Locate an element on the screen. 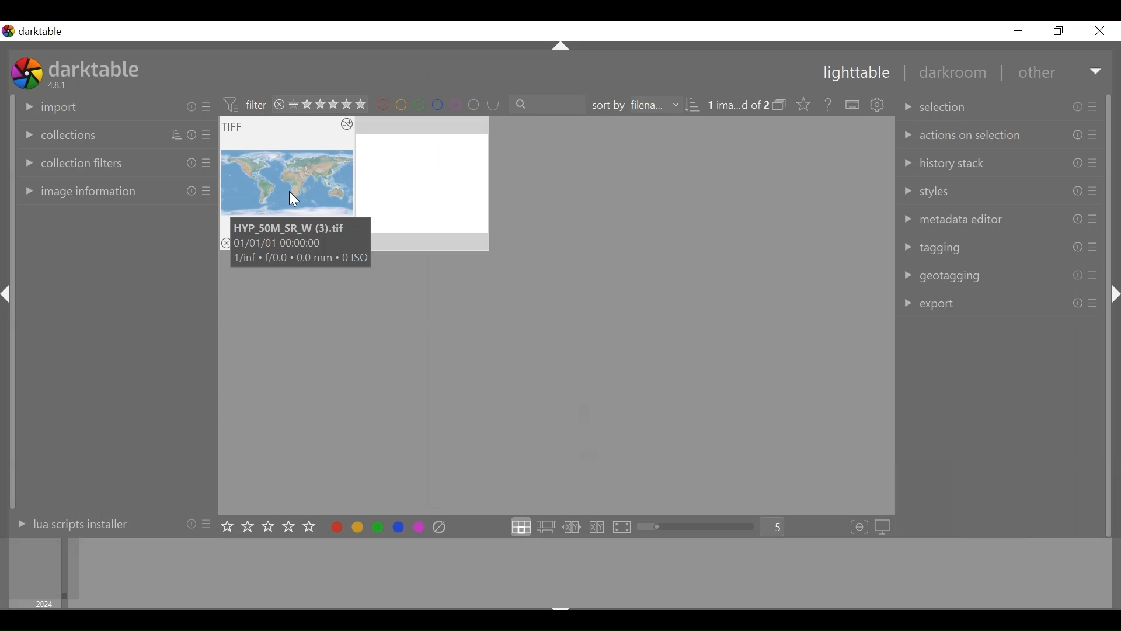 This screenshot has height=631, width=1121. 2024 is located at coordinates (45, 604).